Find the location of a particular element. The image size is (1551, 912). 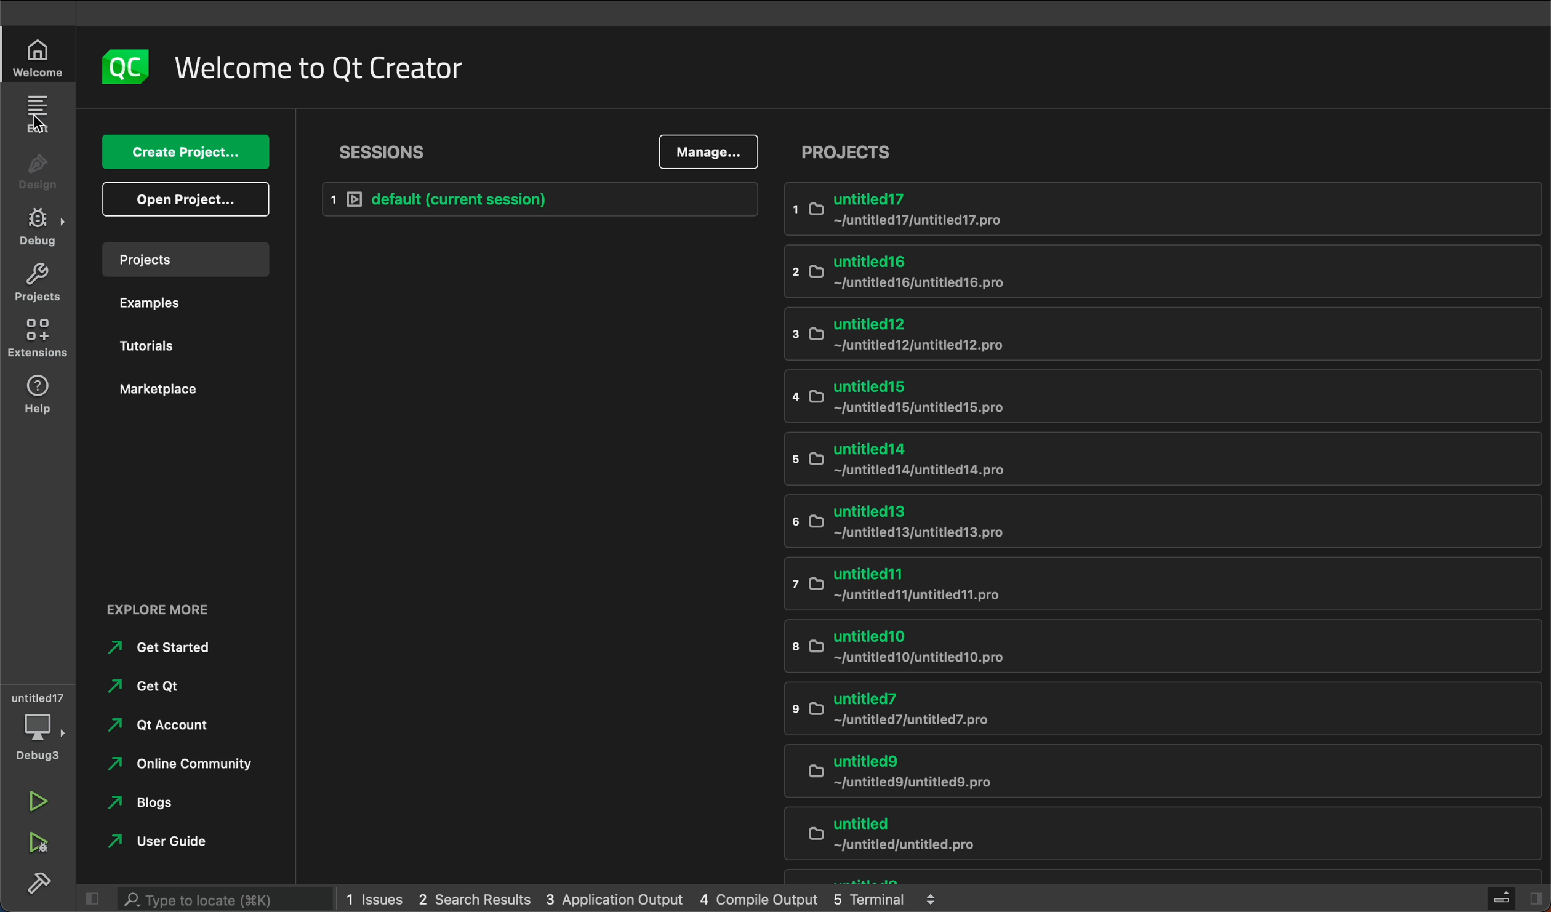

untitled is located at coordinates (1144, 835).